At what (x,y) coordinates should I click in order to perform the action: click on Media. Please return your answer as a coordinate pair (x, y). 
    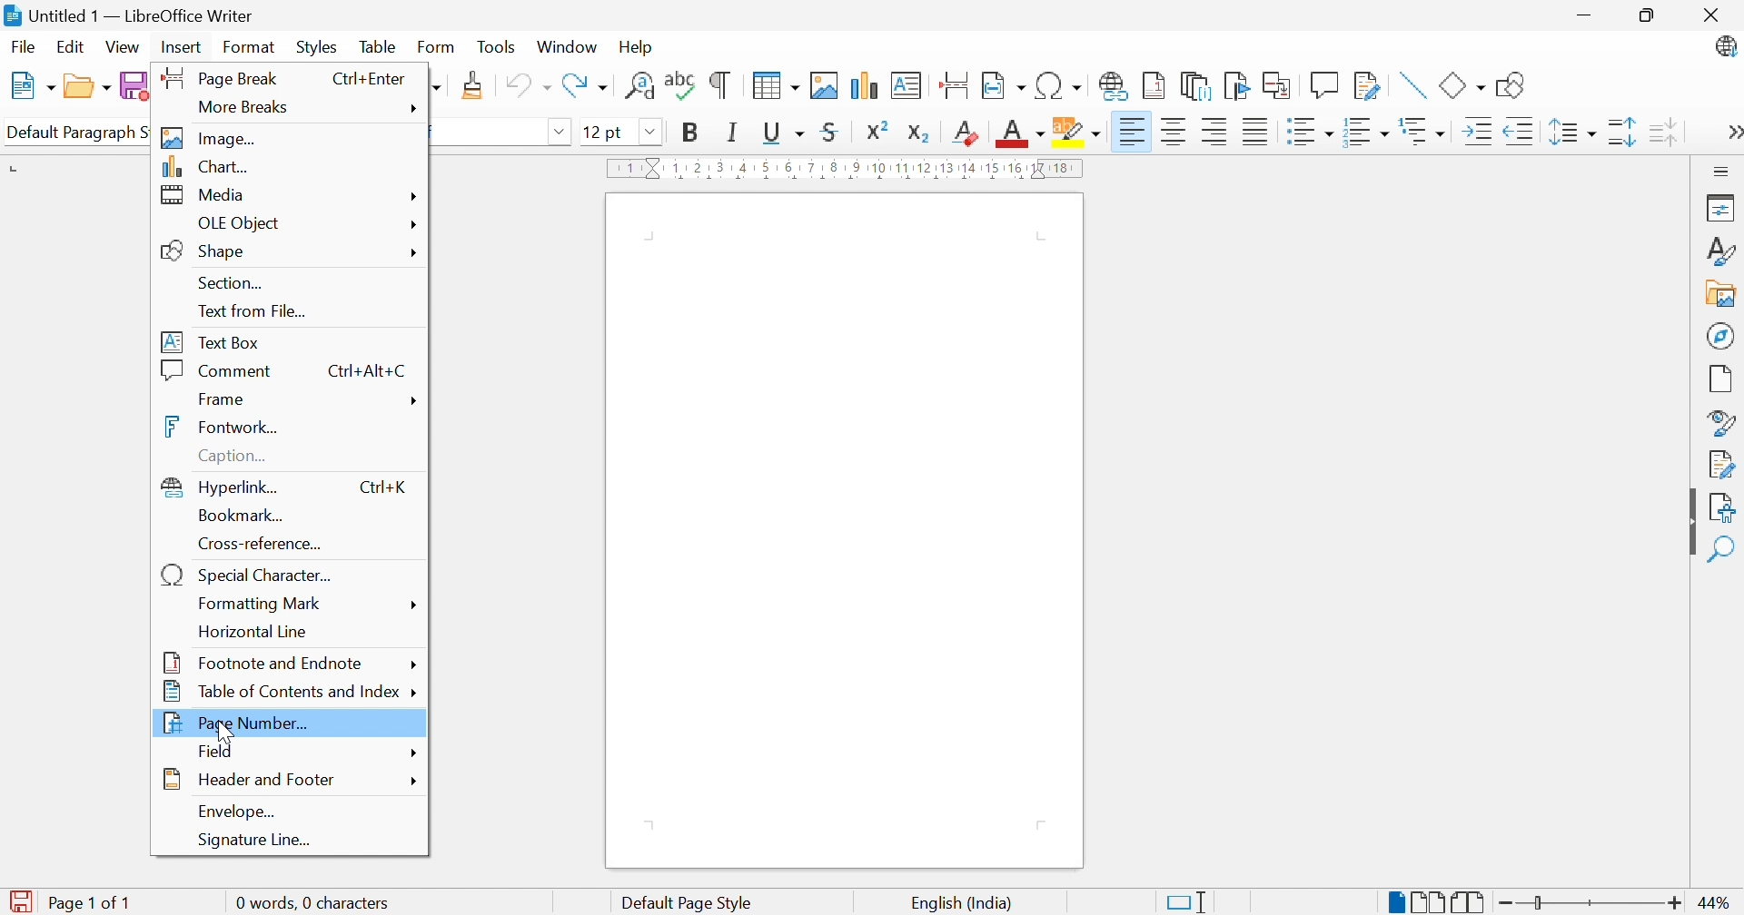
    Looking at the image, I should click on (204, 194).